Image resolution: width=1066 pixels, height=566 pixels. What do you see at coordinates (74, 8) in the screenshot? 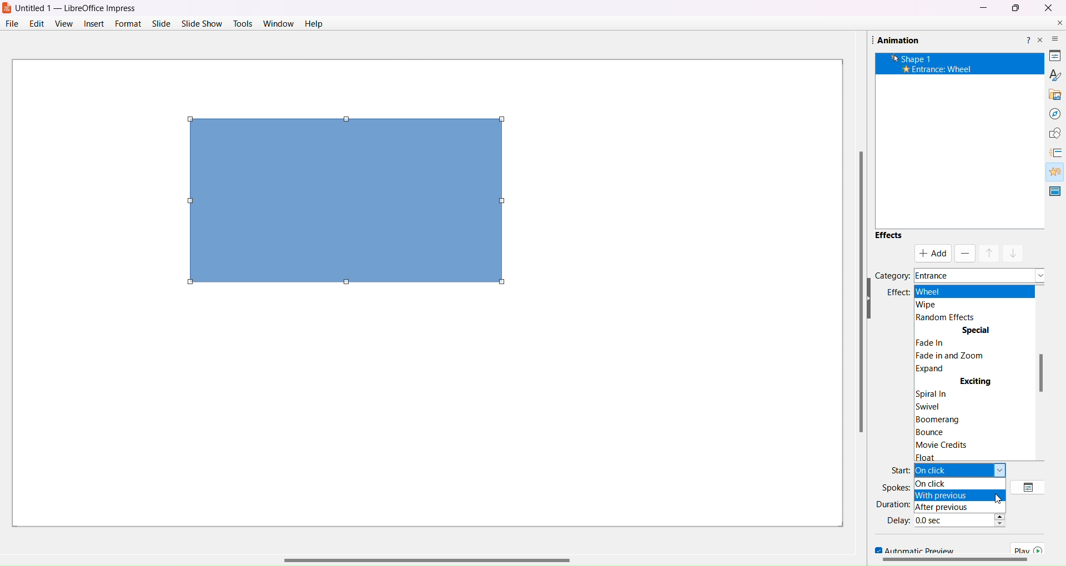
I see `J Untitled 1 — LibreOffice Impress` at bounding box center [74, 8].